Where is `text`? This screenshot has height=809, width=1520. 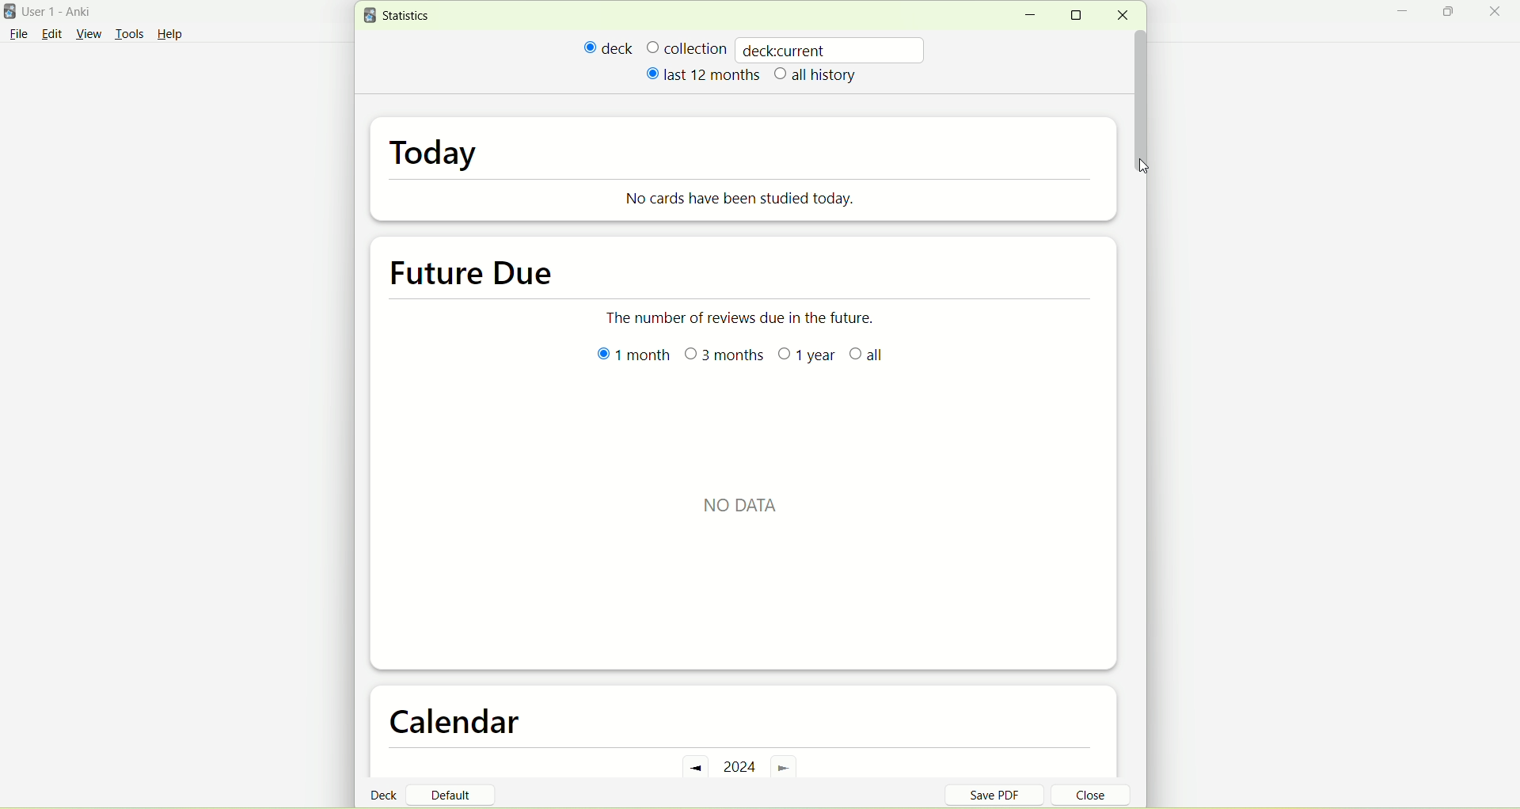
text is located at coordinates (747, 508).